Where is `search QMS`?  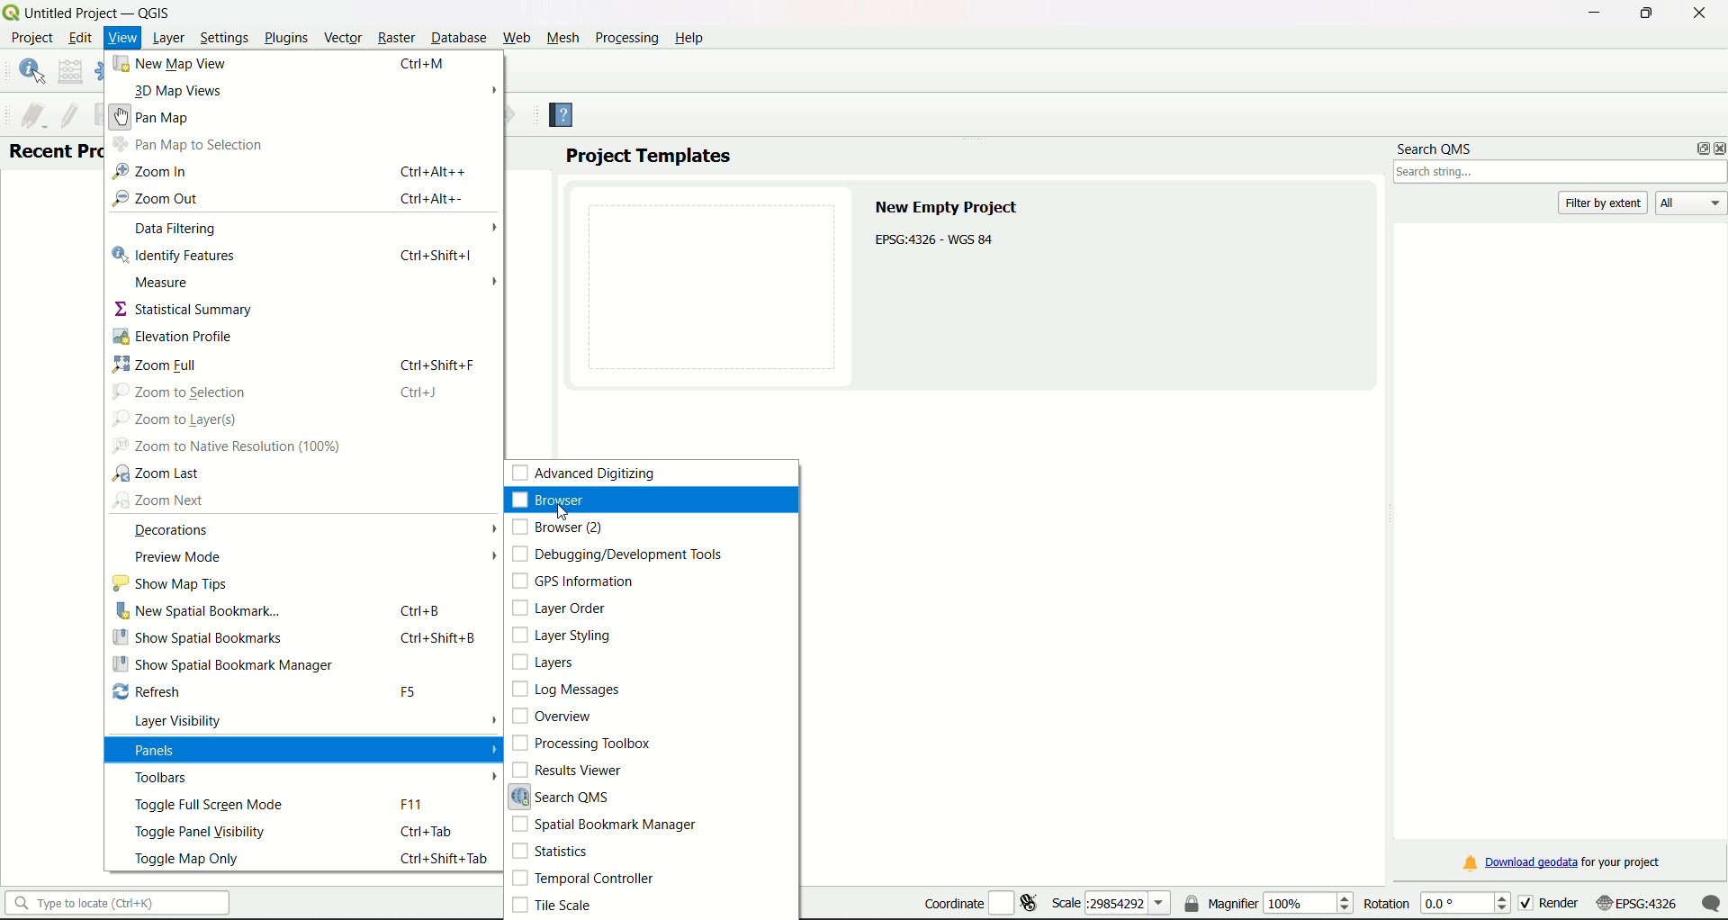 search QMS is located at coordinates (1435, 146).